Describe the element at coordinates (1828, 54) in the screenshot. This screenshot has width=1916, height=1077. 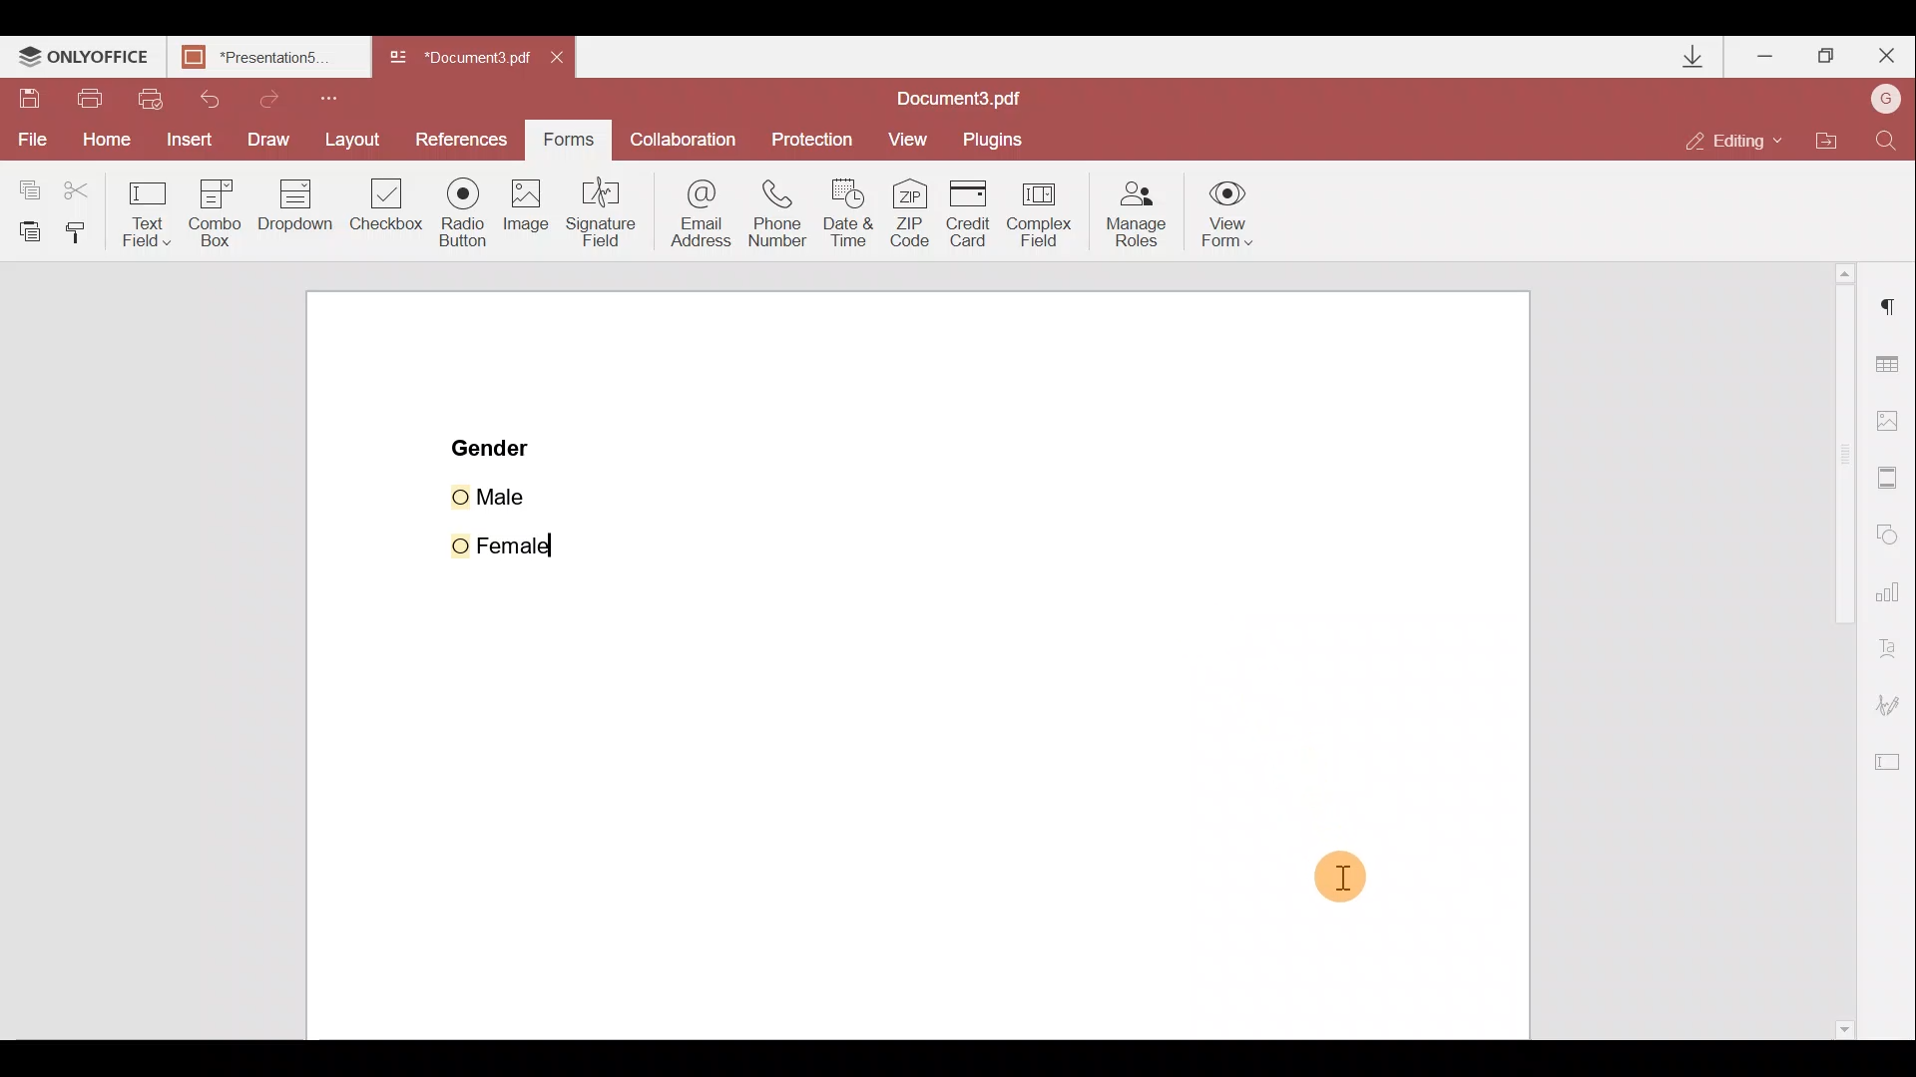
I see `Maximize` at that location.